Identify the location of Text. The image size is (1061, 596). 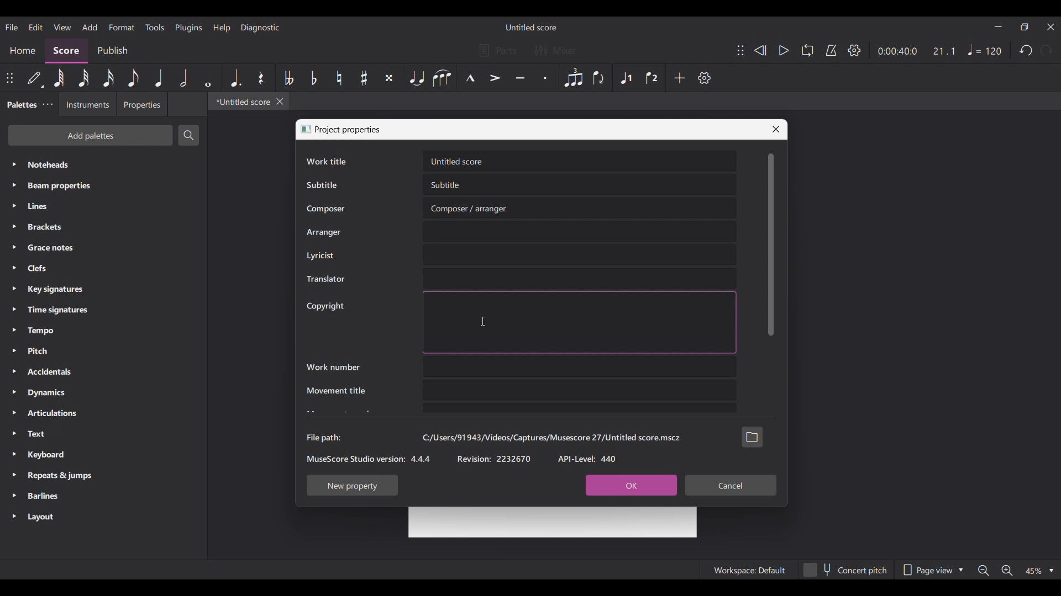
(103, 434).